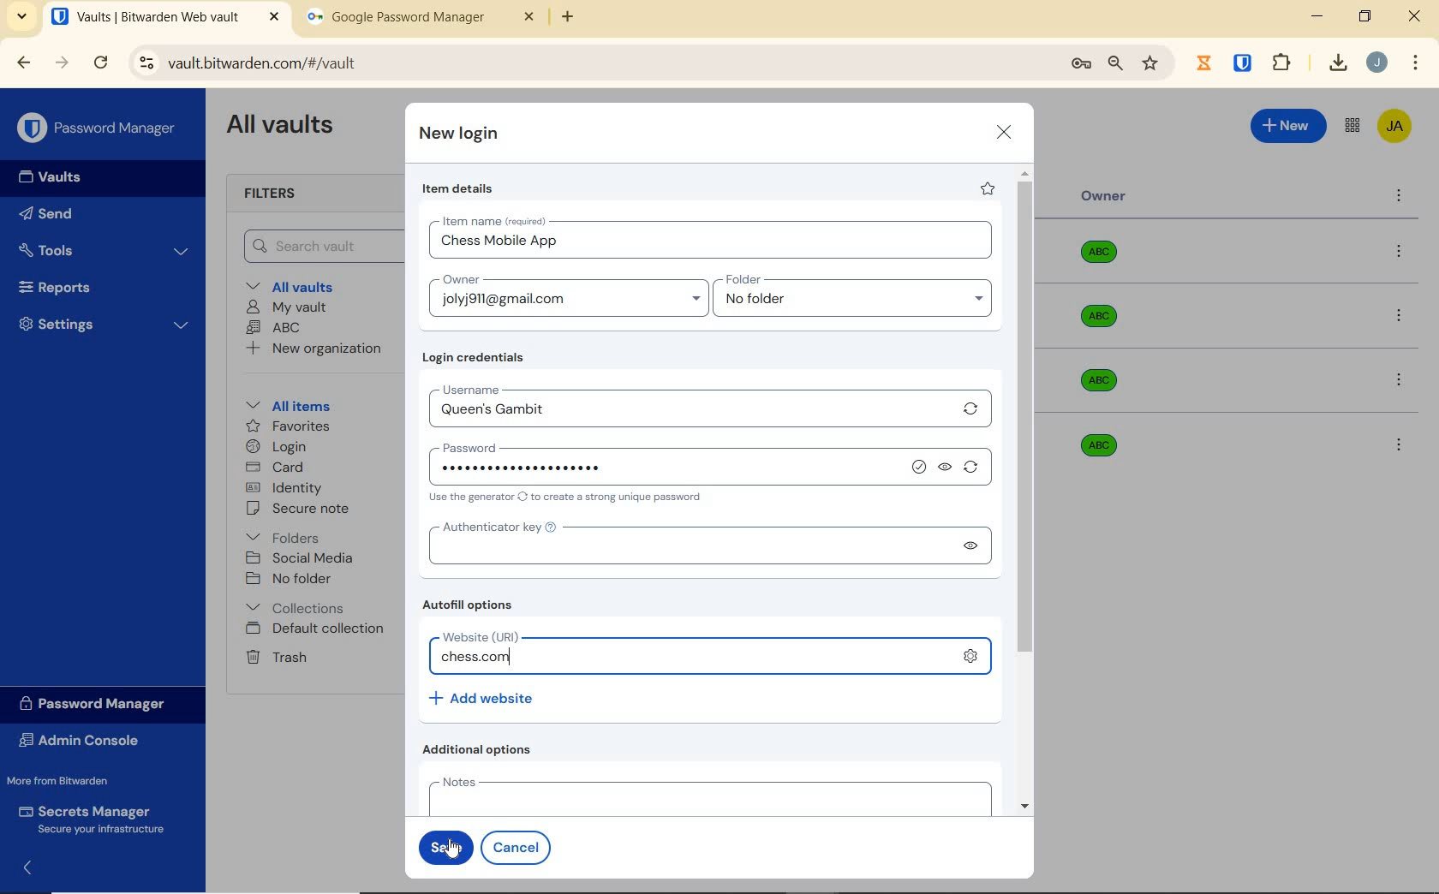 The width and height of the screenshot is (1439, 894). I want to click on bookmark, so click(1152, 63).